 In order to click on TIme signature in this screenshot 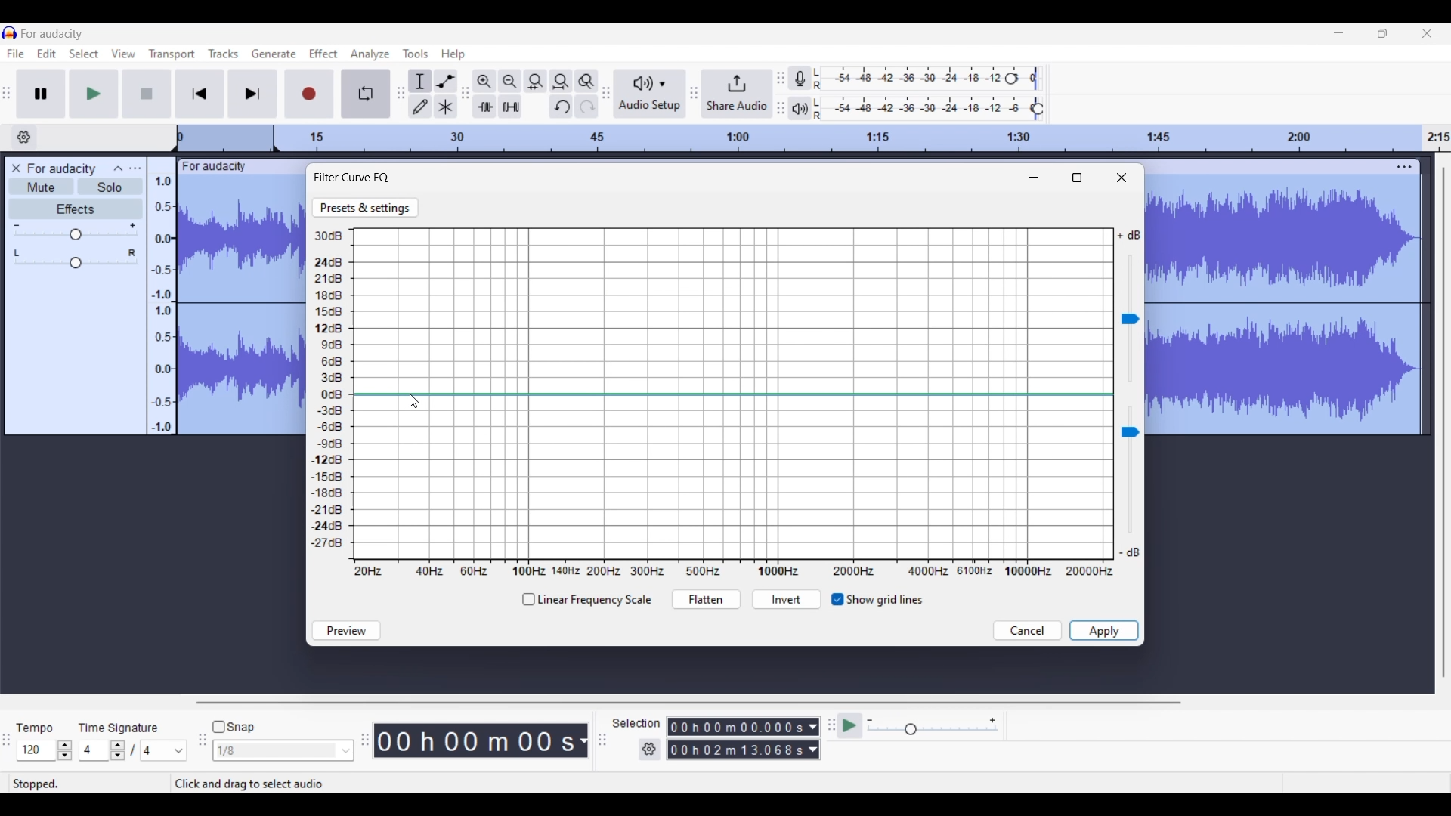, I will do `click(119, 726)`.